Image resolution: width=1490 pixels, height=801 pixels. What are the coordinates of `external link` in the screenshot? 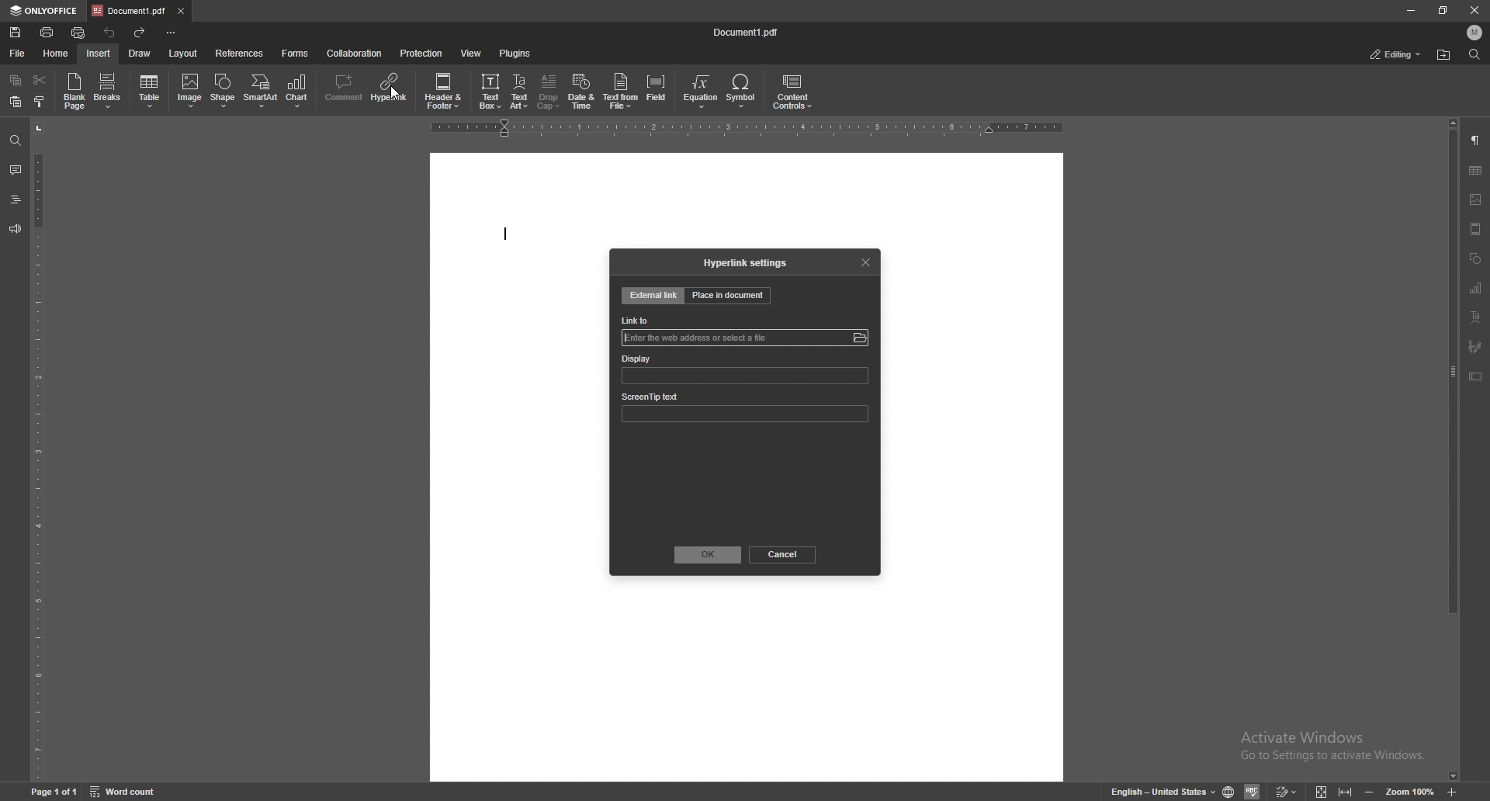 It's located at (653, 296).